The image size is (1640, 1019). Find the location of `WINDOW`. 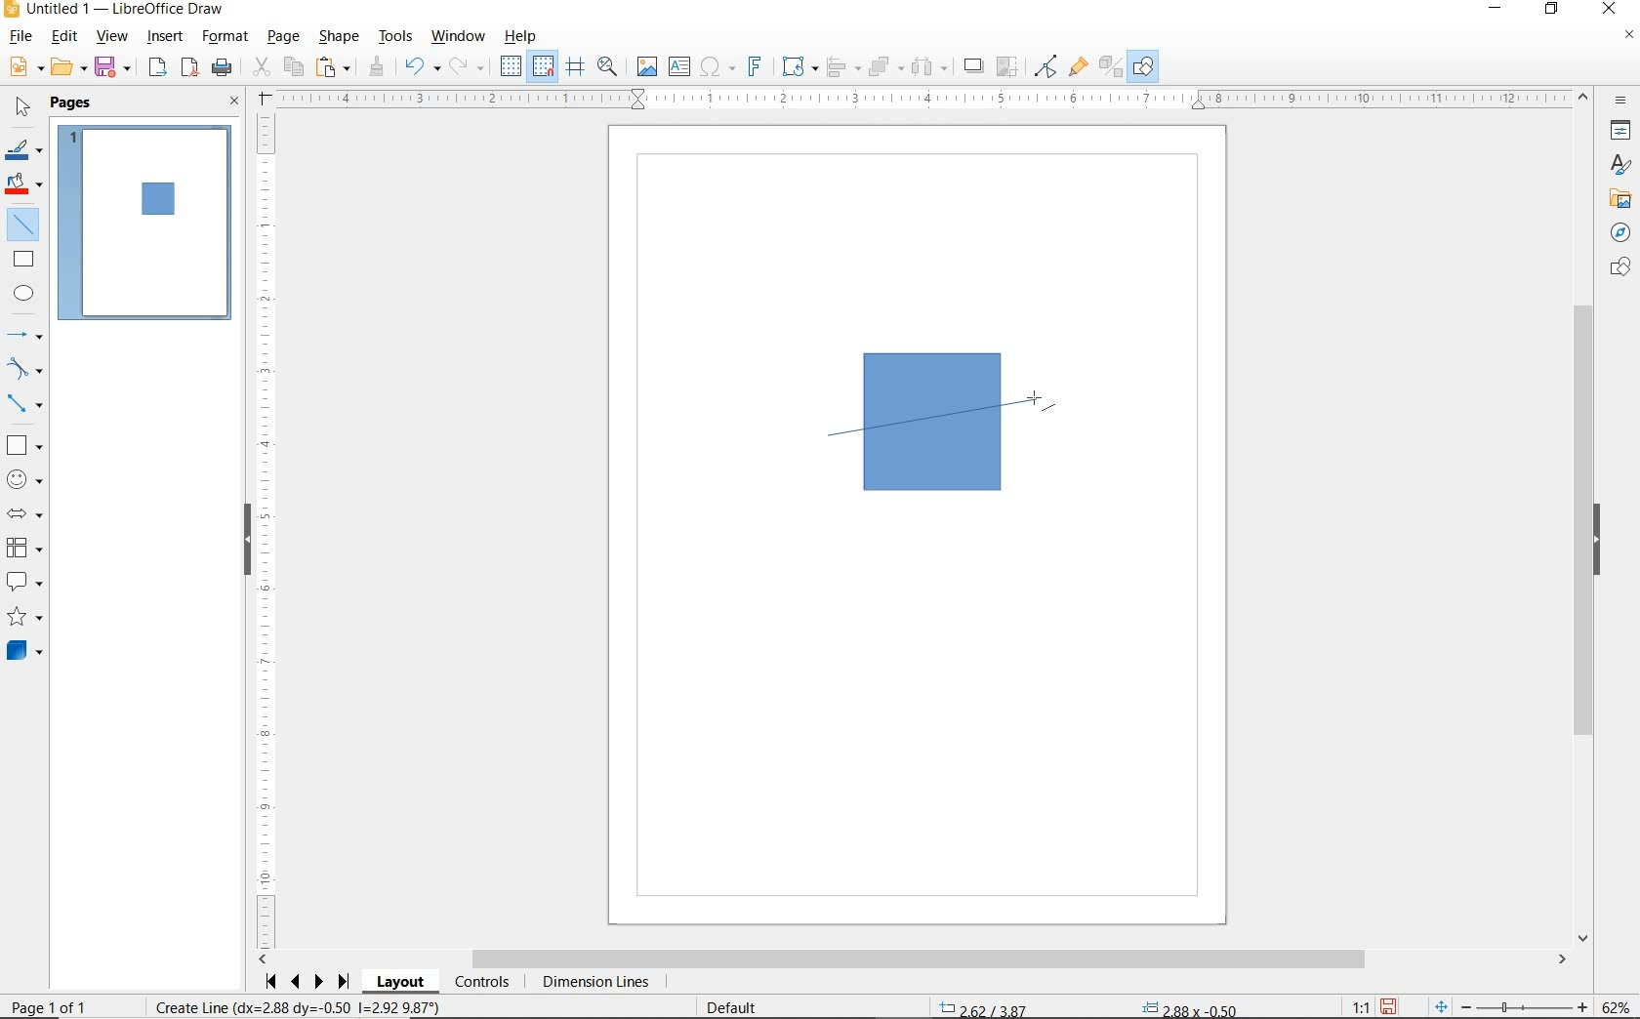

WINDOW is located at coordinates (459, 37).